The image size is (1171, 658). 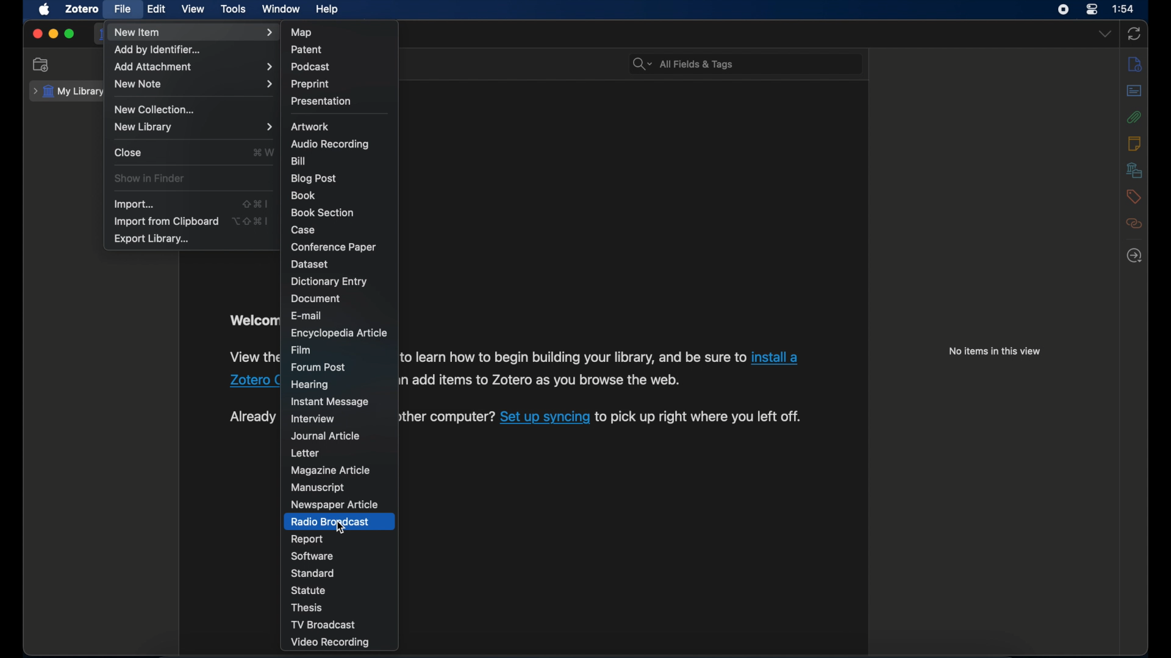 I want to click on command + W, so click(x=263, y=152).